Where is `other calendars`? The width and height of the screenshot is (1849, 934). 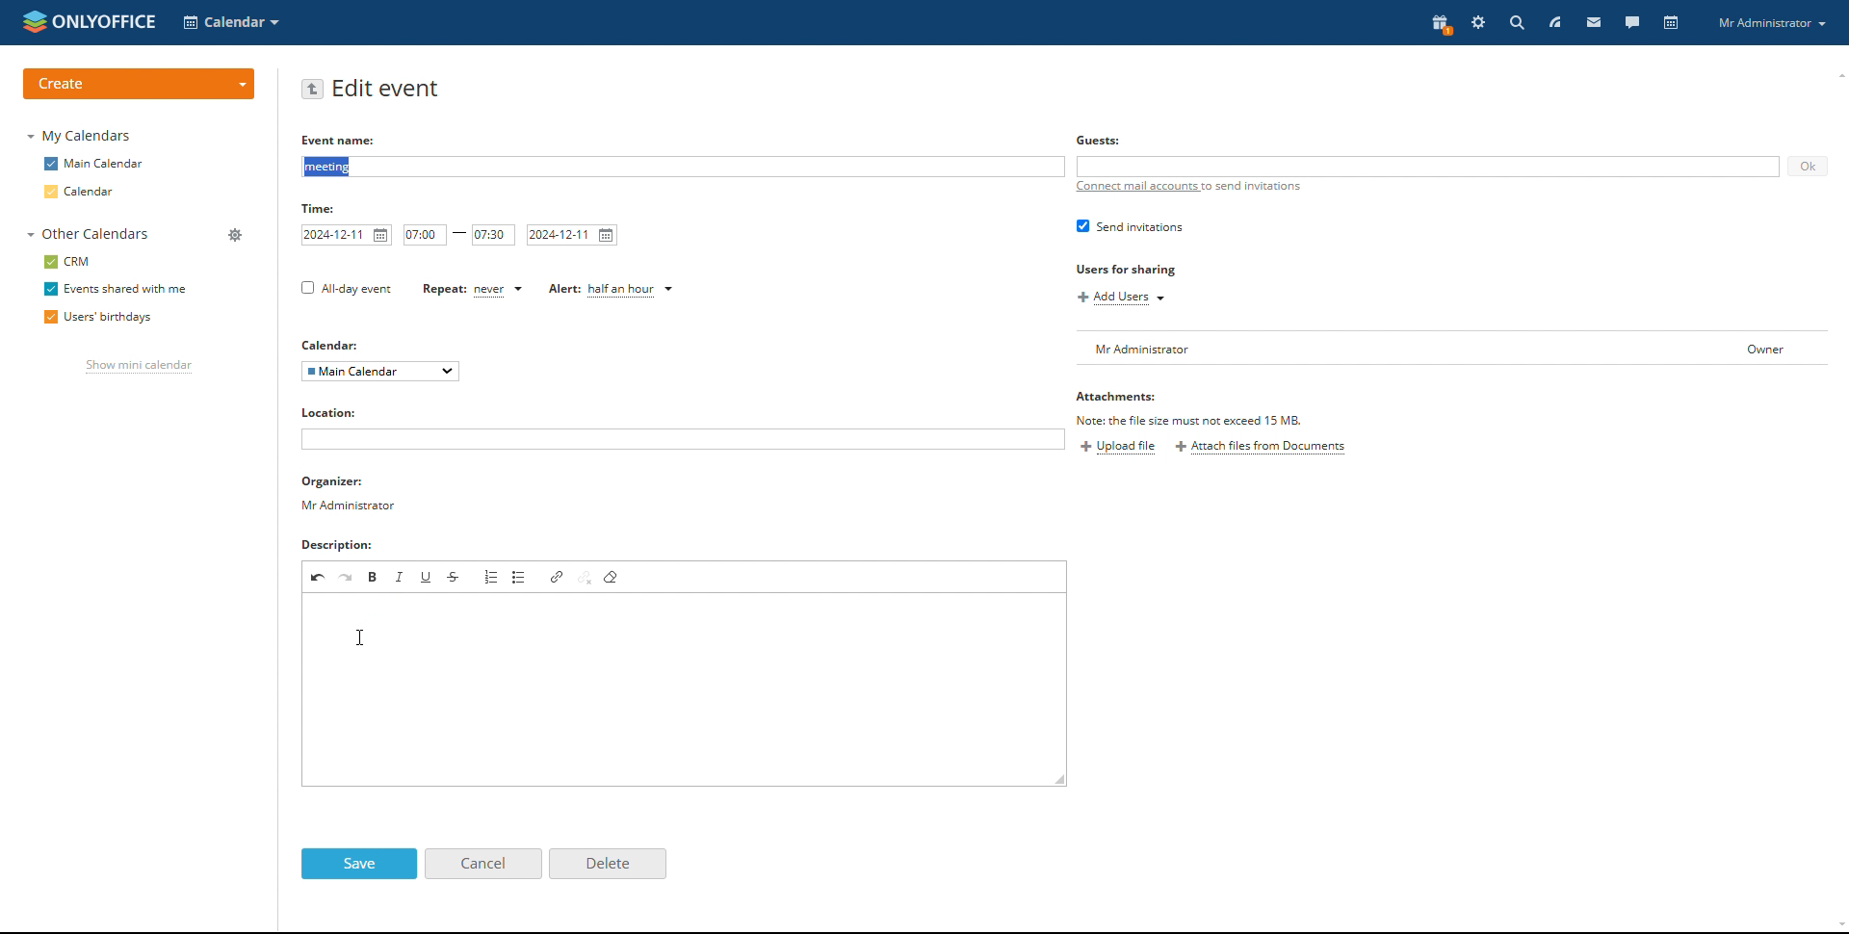
other calendars is located at coordinates (88, 234).